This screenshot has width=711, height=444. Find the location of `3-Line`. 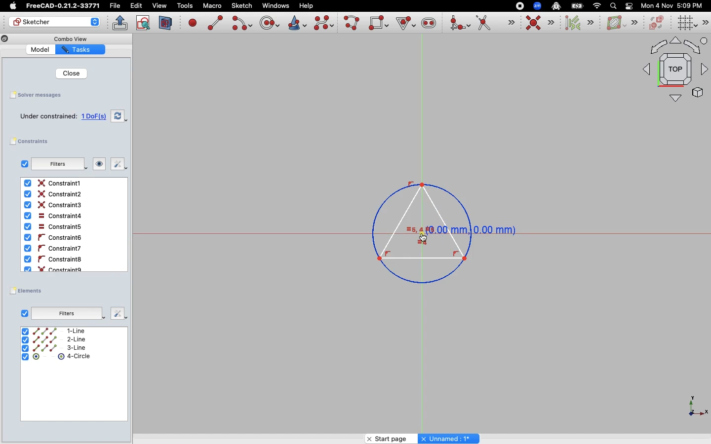

3-Line is located at coordinates (60, 348).